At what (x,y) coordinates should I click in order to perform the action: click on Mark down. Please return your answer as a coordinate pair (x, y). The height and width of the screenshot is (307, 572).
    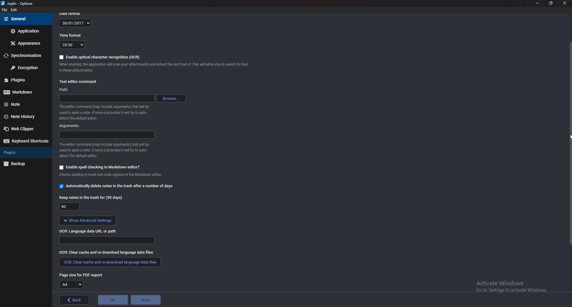
    Looking at the image, I should click on (22, 92).